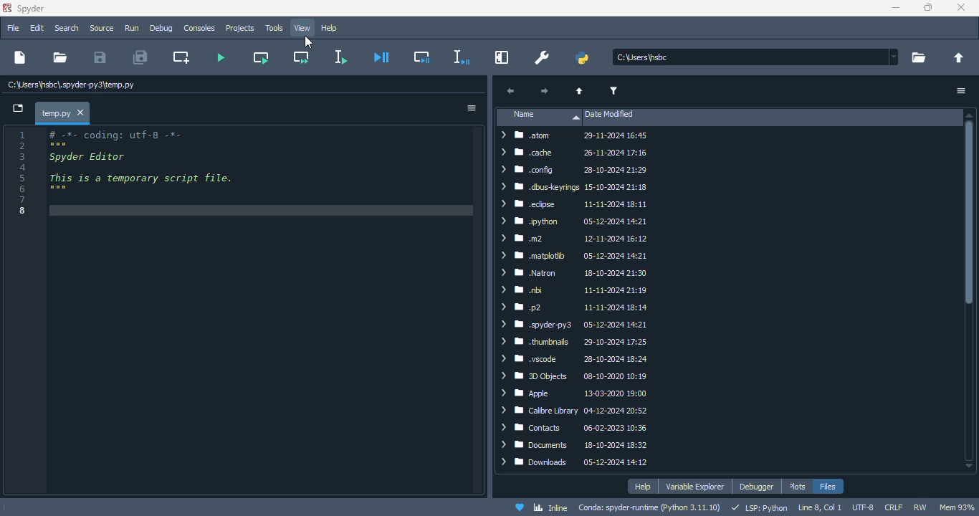 This screenshot has height=516, width=979. What do you see at coordinates (66, 27) in the screenshot?
I see `search` at bounding box center [66, 27].